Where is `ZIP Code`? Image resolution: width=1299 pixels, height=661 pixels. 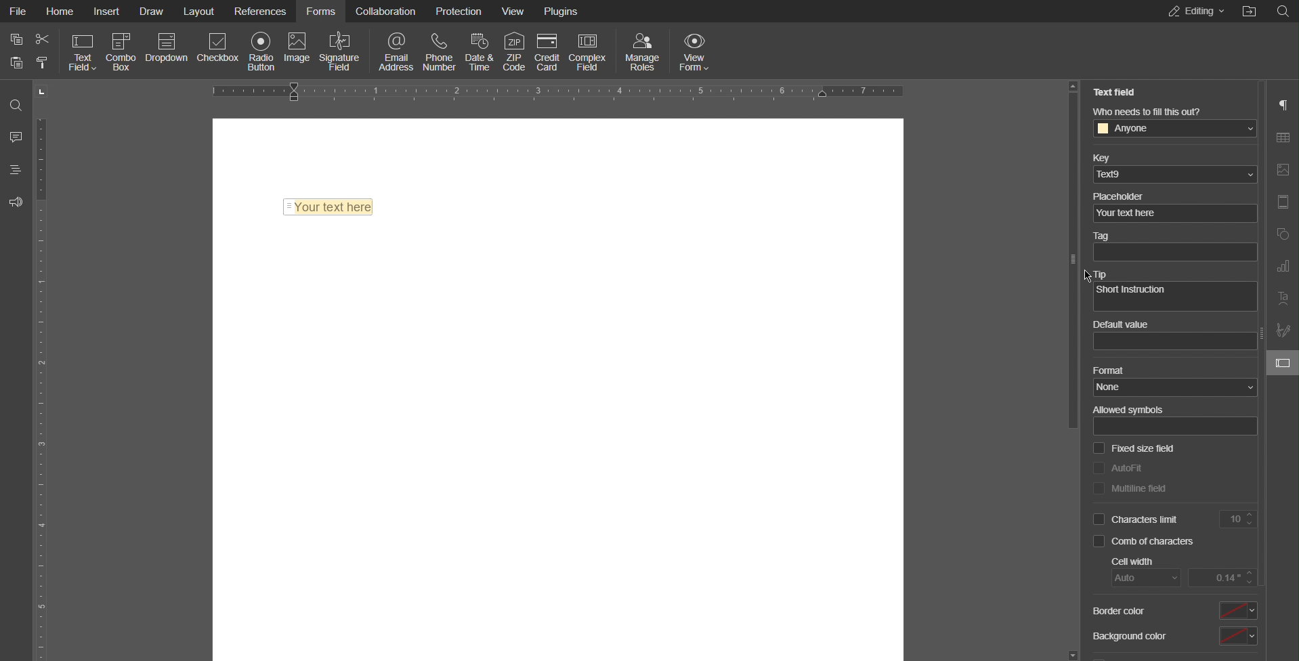 ZIP Code is located at coordinates (513, 50).